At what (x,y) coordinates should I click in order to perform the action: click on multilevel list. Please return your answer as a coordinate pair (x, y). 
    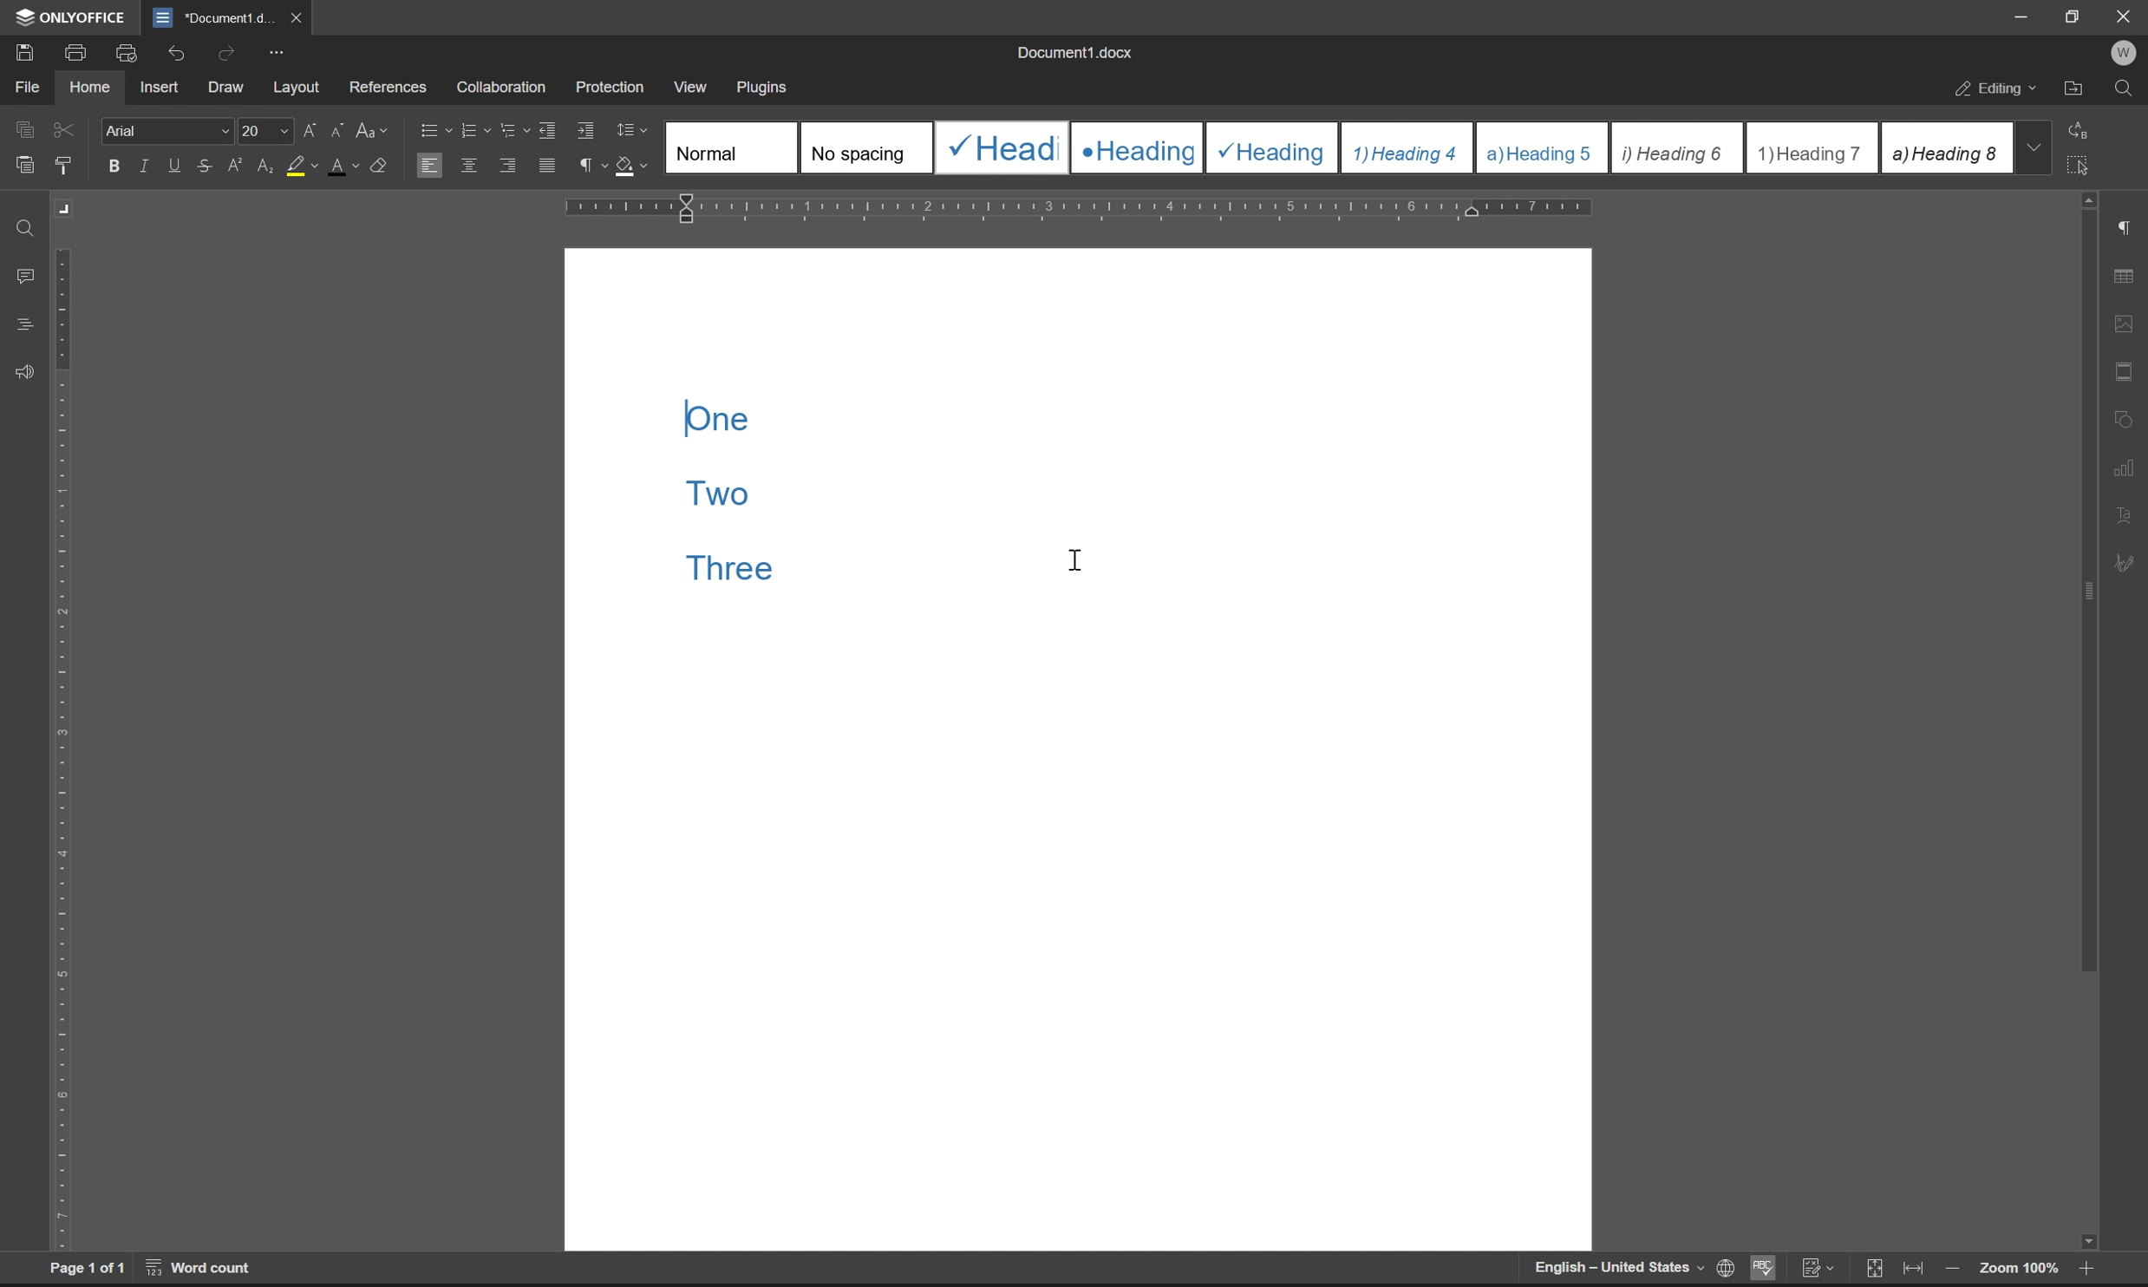
    Looking at the image, I should click on (516, 129).